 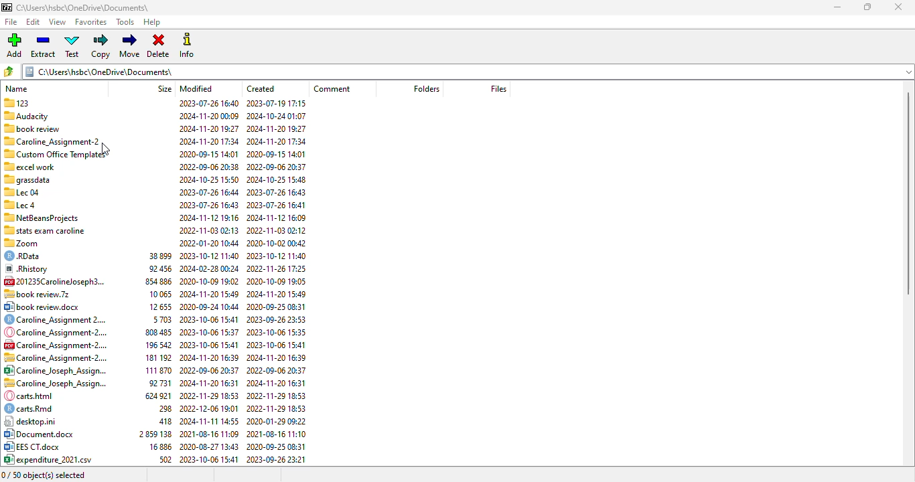 I want to click on cartsRmd., so click(x=30, y=410).